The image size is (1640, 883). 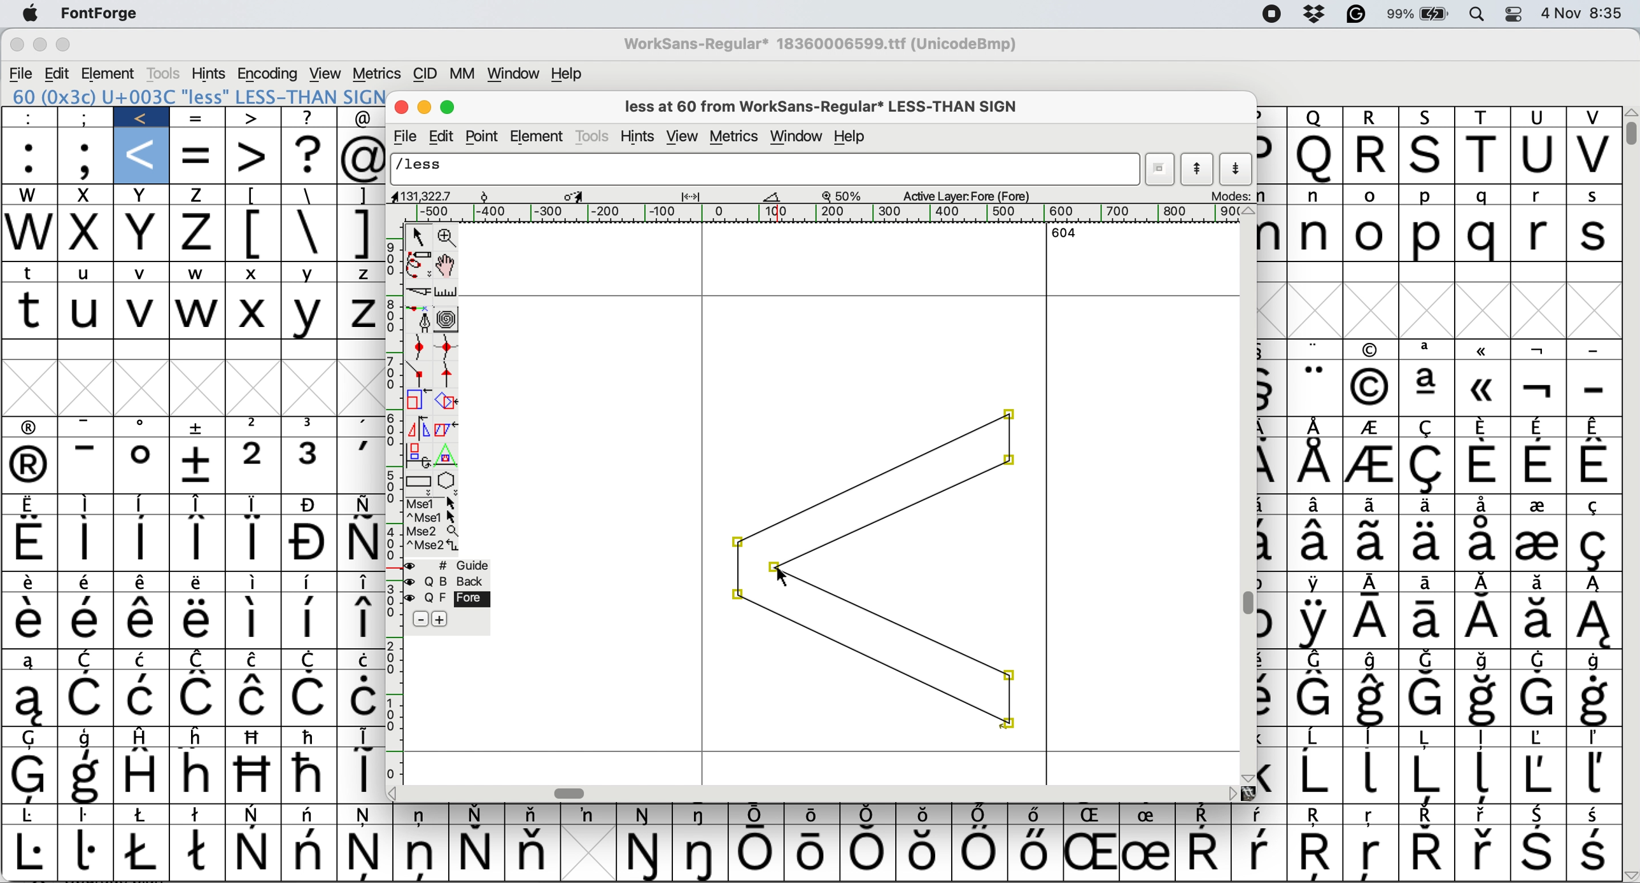 I want to click on vertical scroll bar, so click(x=1247, y=496).